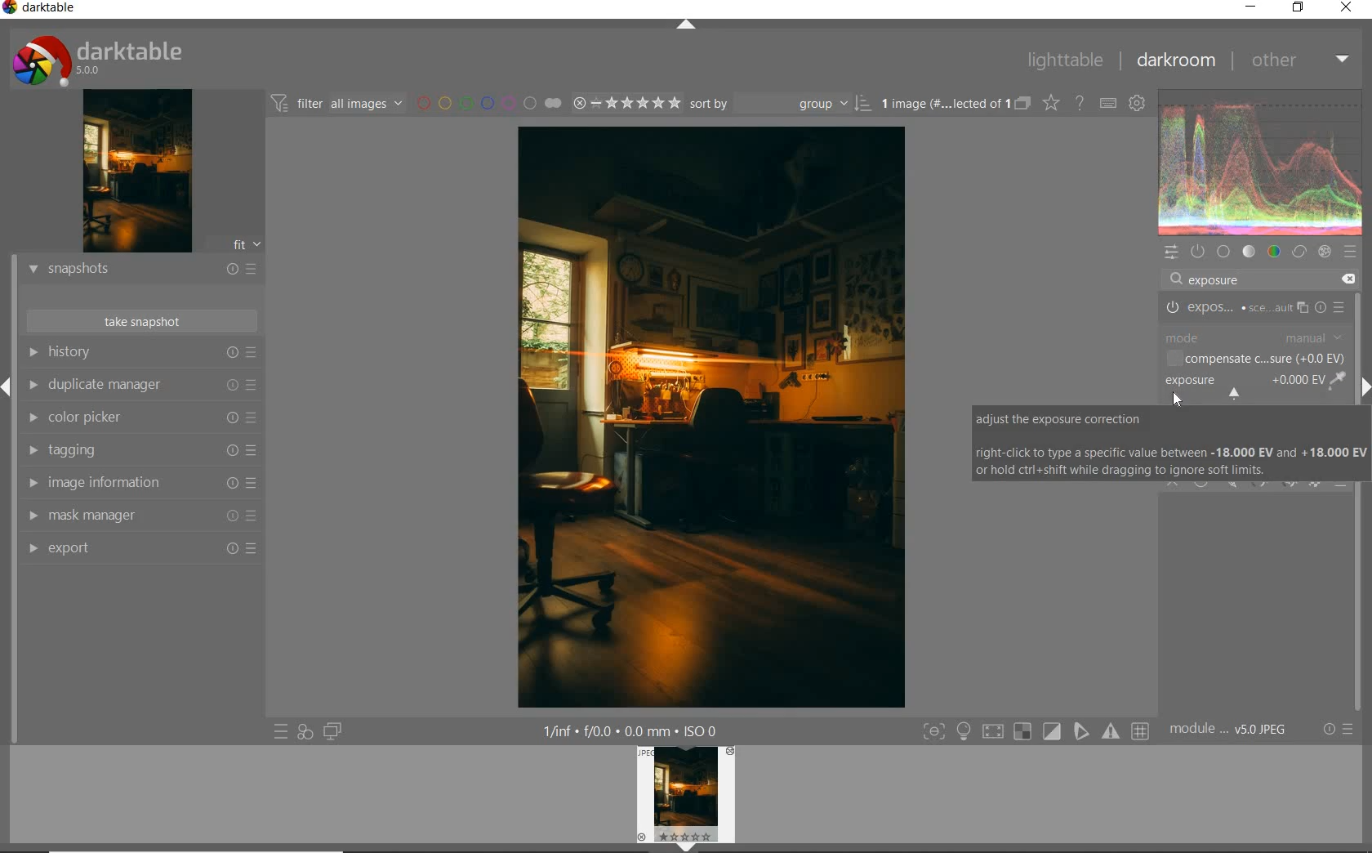 The image size is (1372, 853). I want to click on exposure, so click(1212, 278).